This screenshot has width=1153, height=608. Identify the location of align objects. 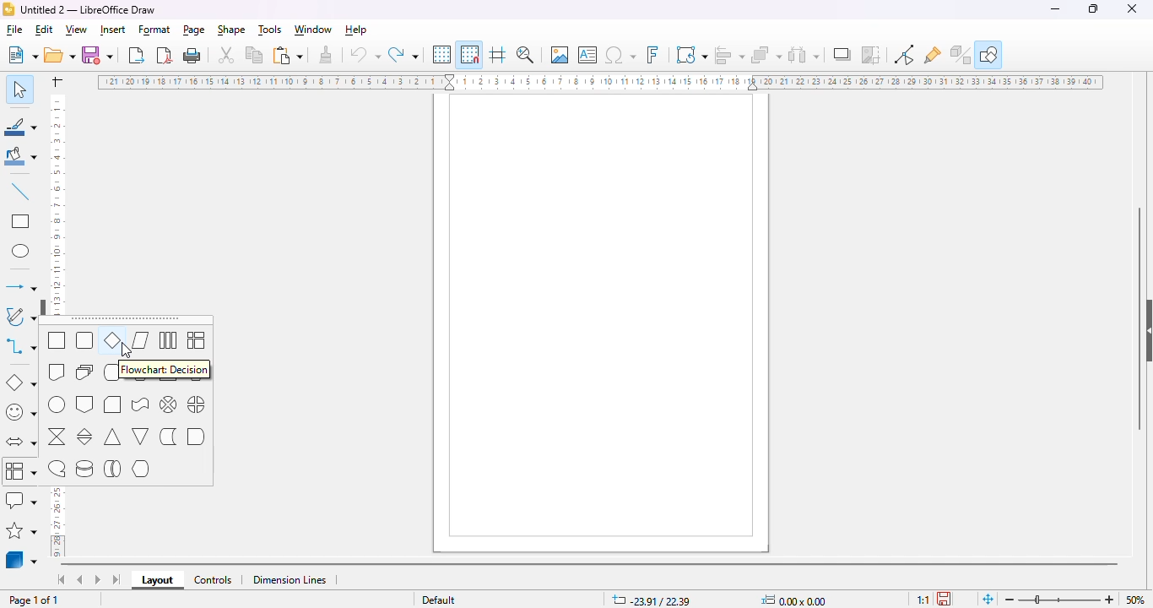
(730, 54).